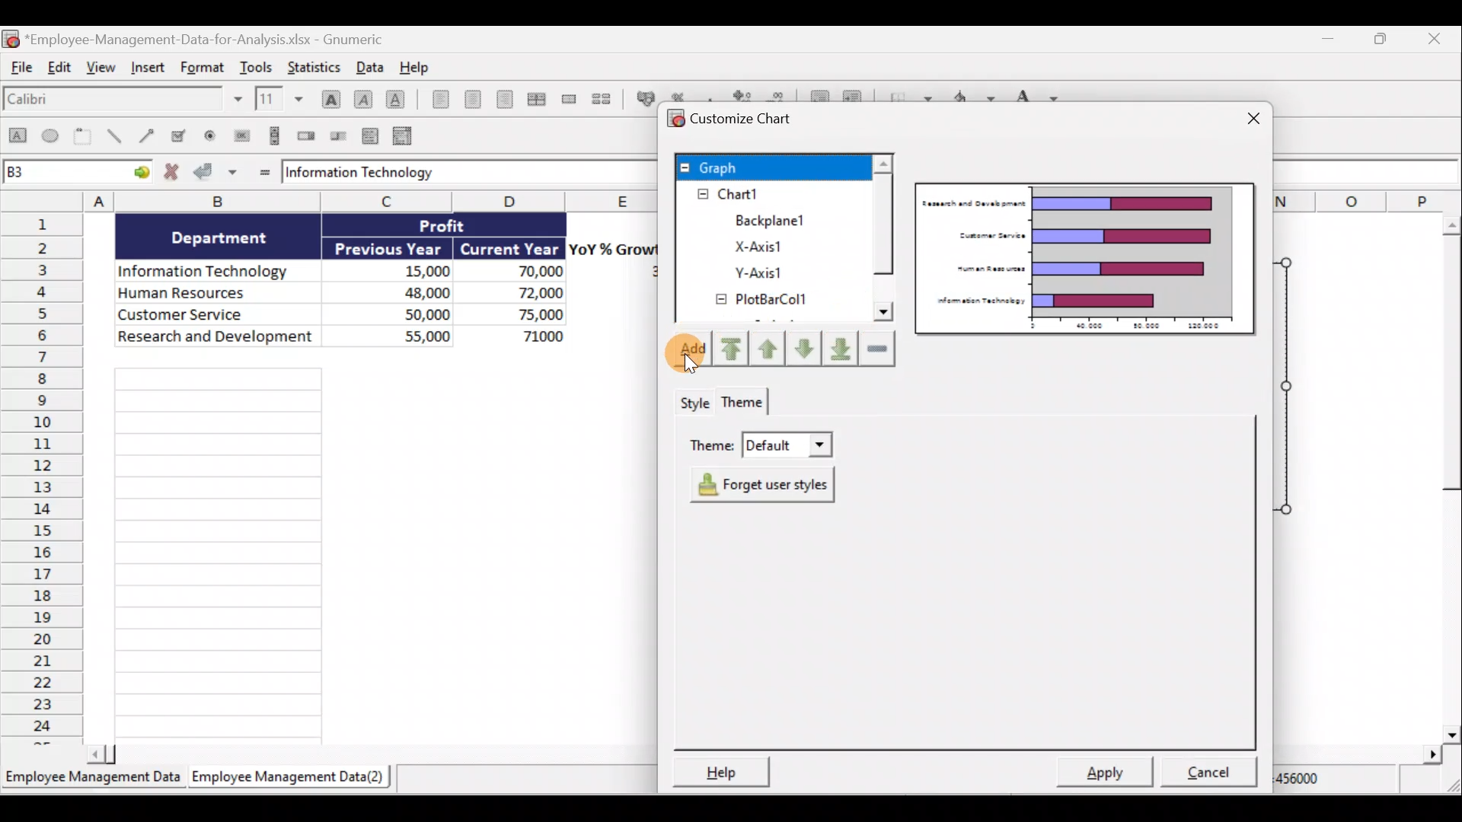 The width and height of the screenshot is (1462, 822). I want to click on Create a spin button, so click(308, 135).